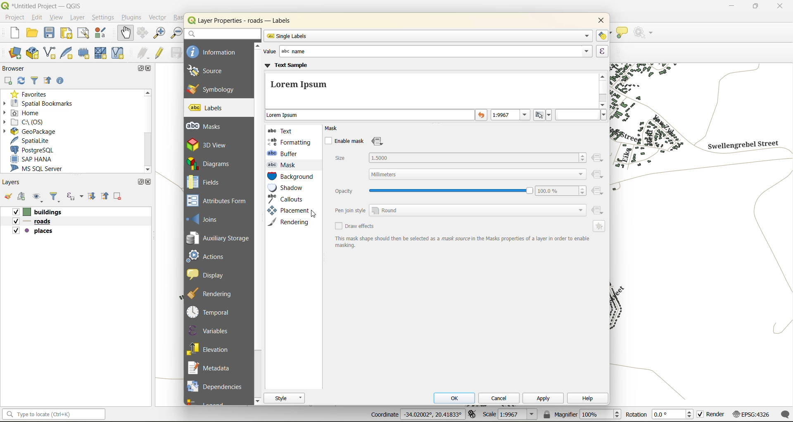  I want to click on coordinates, so click(416, 415).